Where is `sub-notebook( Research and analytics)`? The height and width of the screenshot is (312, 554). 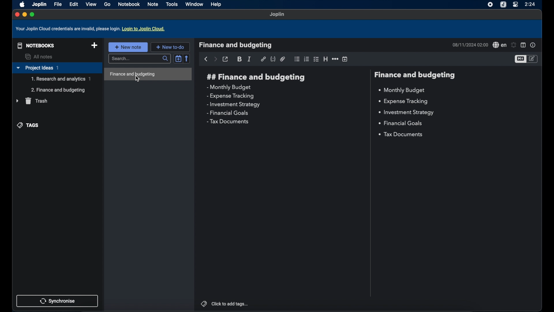 sub-notebook( Research and analytics) is located at coordinates (61, 79).